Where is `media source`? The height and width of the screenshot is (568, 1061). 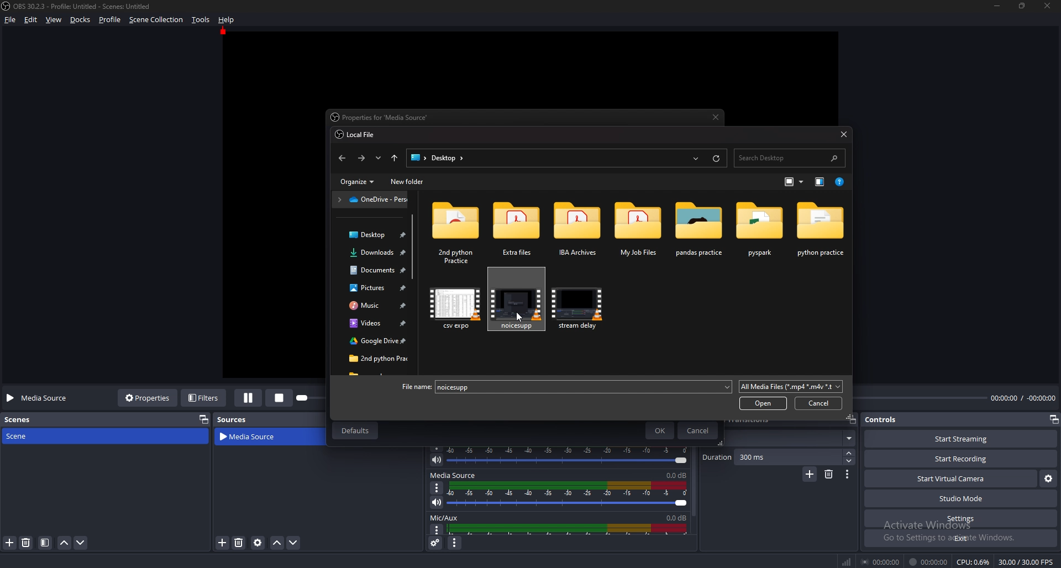 media source is located at coordinates (255, 437).